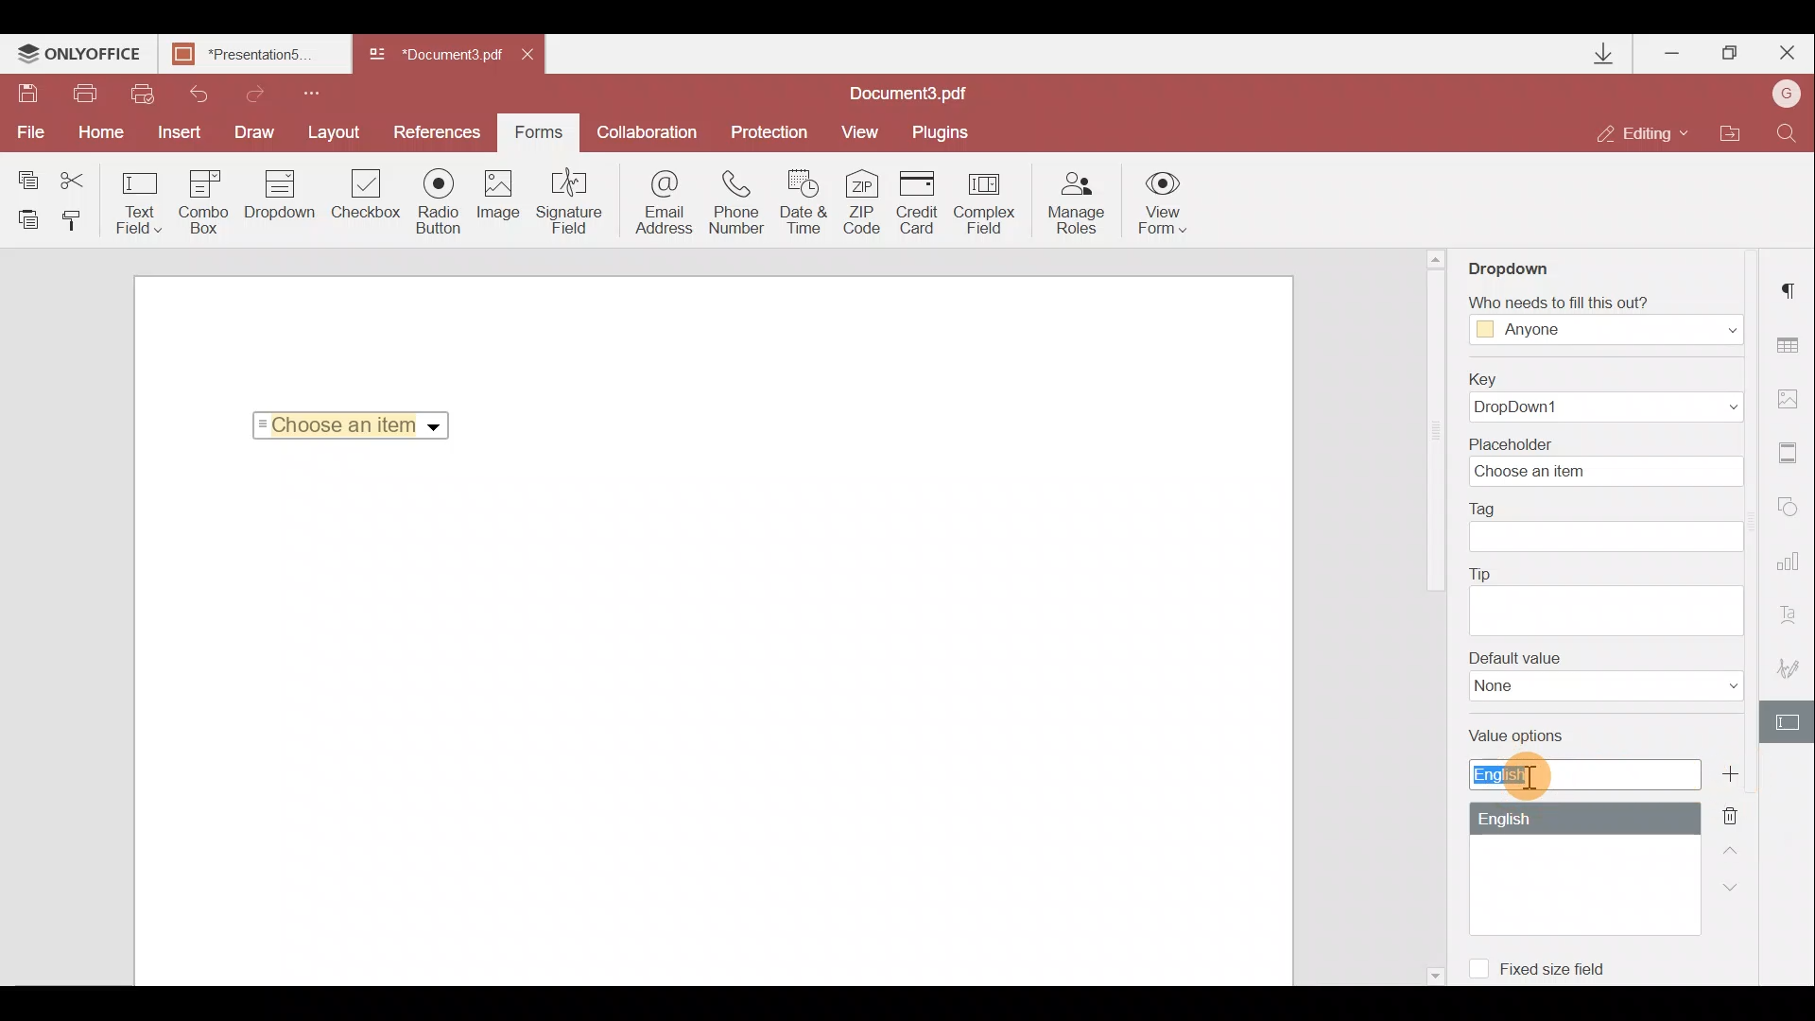  What do you see at coordinates (1792, 457) in the screenshot?
I see `Header & Footer settings` at bounding box center [1792, 457].